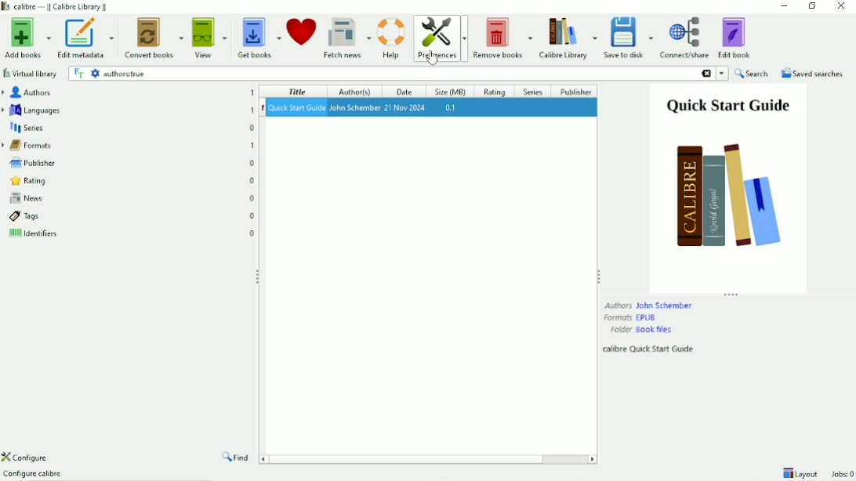 The width and height of the screenshot is (856, 481). Describe the element at coordinates (662, 331) in the screenshot. I see `book files` at that location.